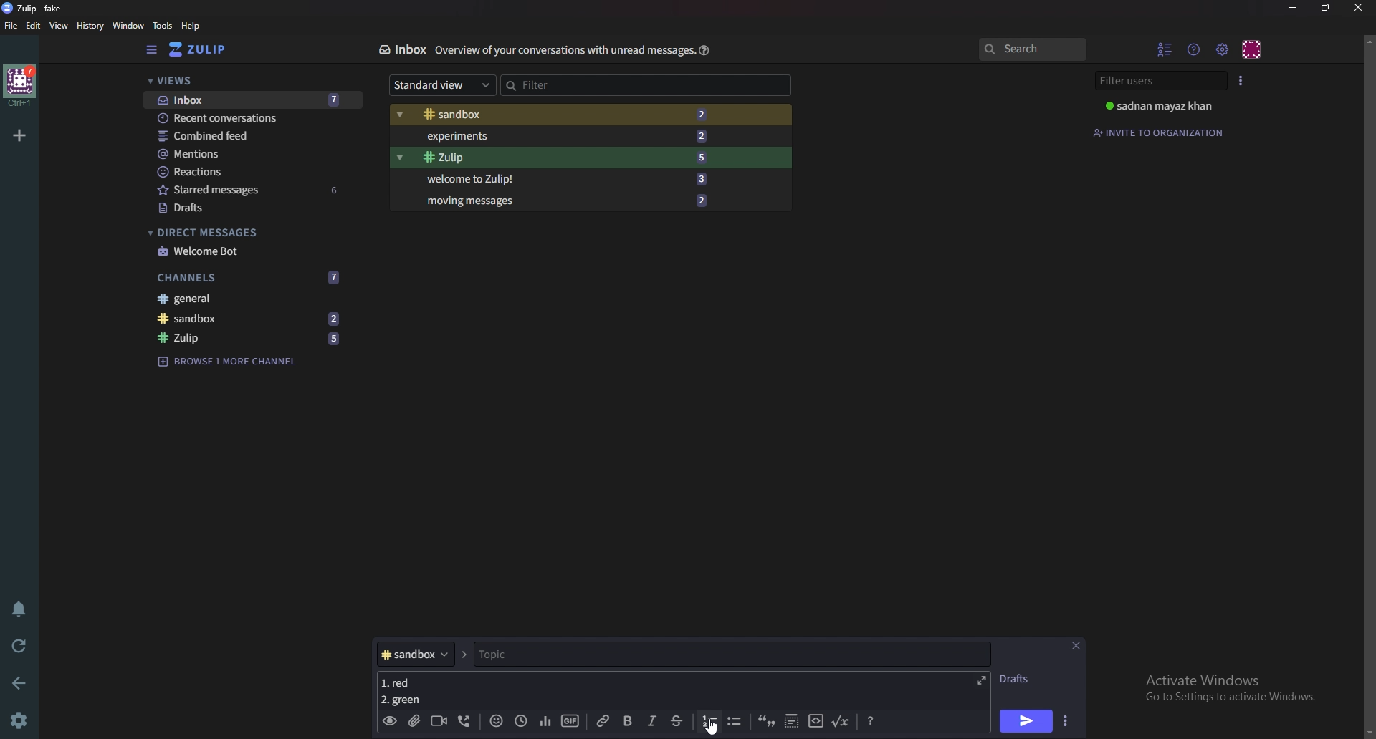  I want to click on Reload, so click(21, 644).